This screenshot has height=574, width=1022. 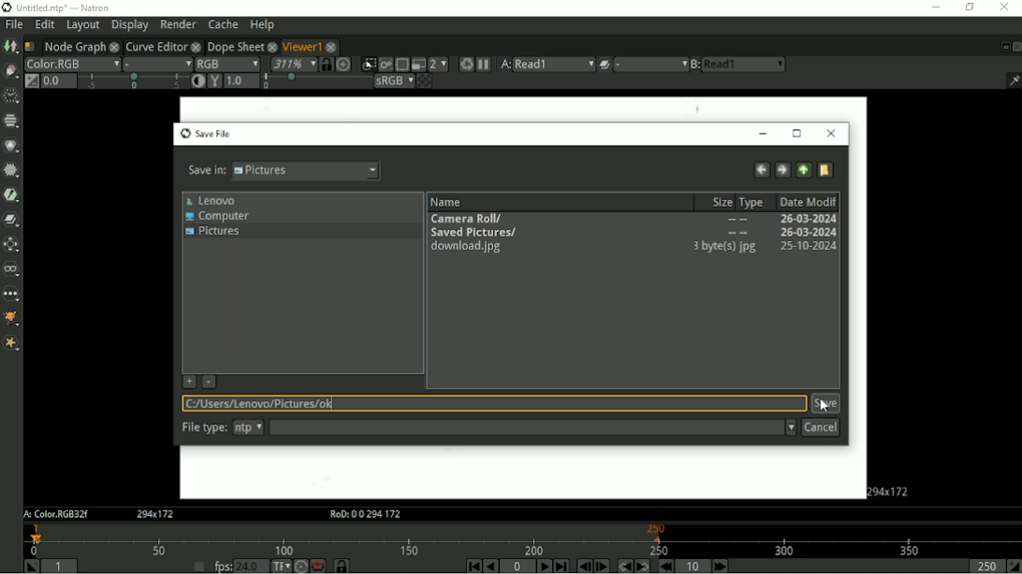 I want to click on Transform, so click(x=11, y=245).